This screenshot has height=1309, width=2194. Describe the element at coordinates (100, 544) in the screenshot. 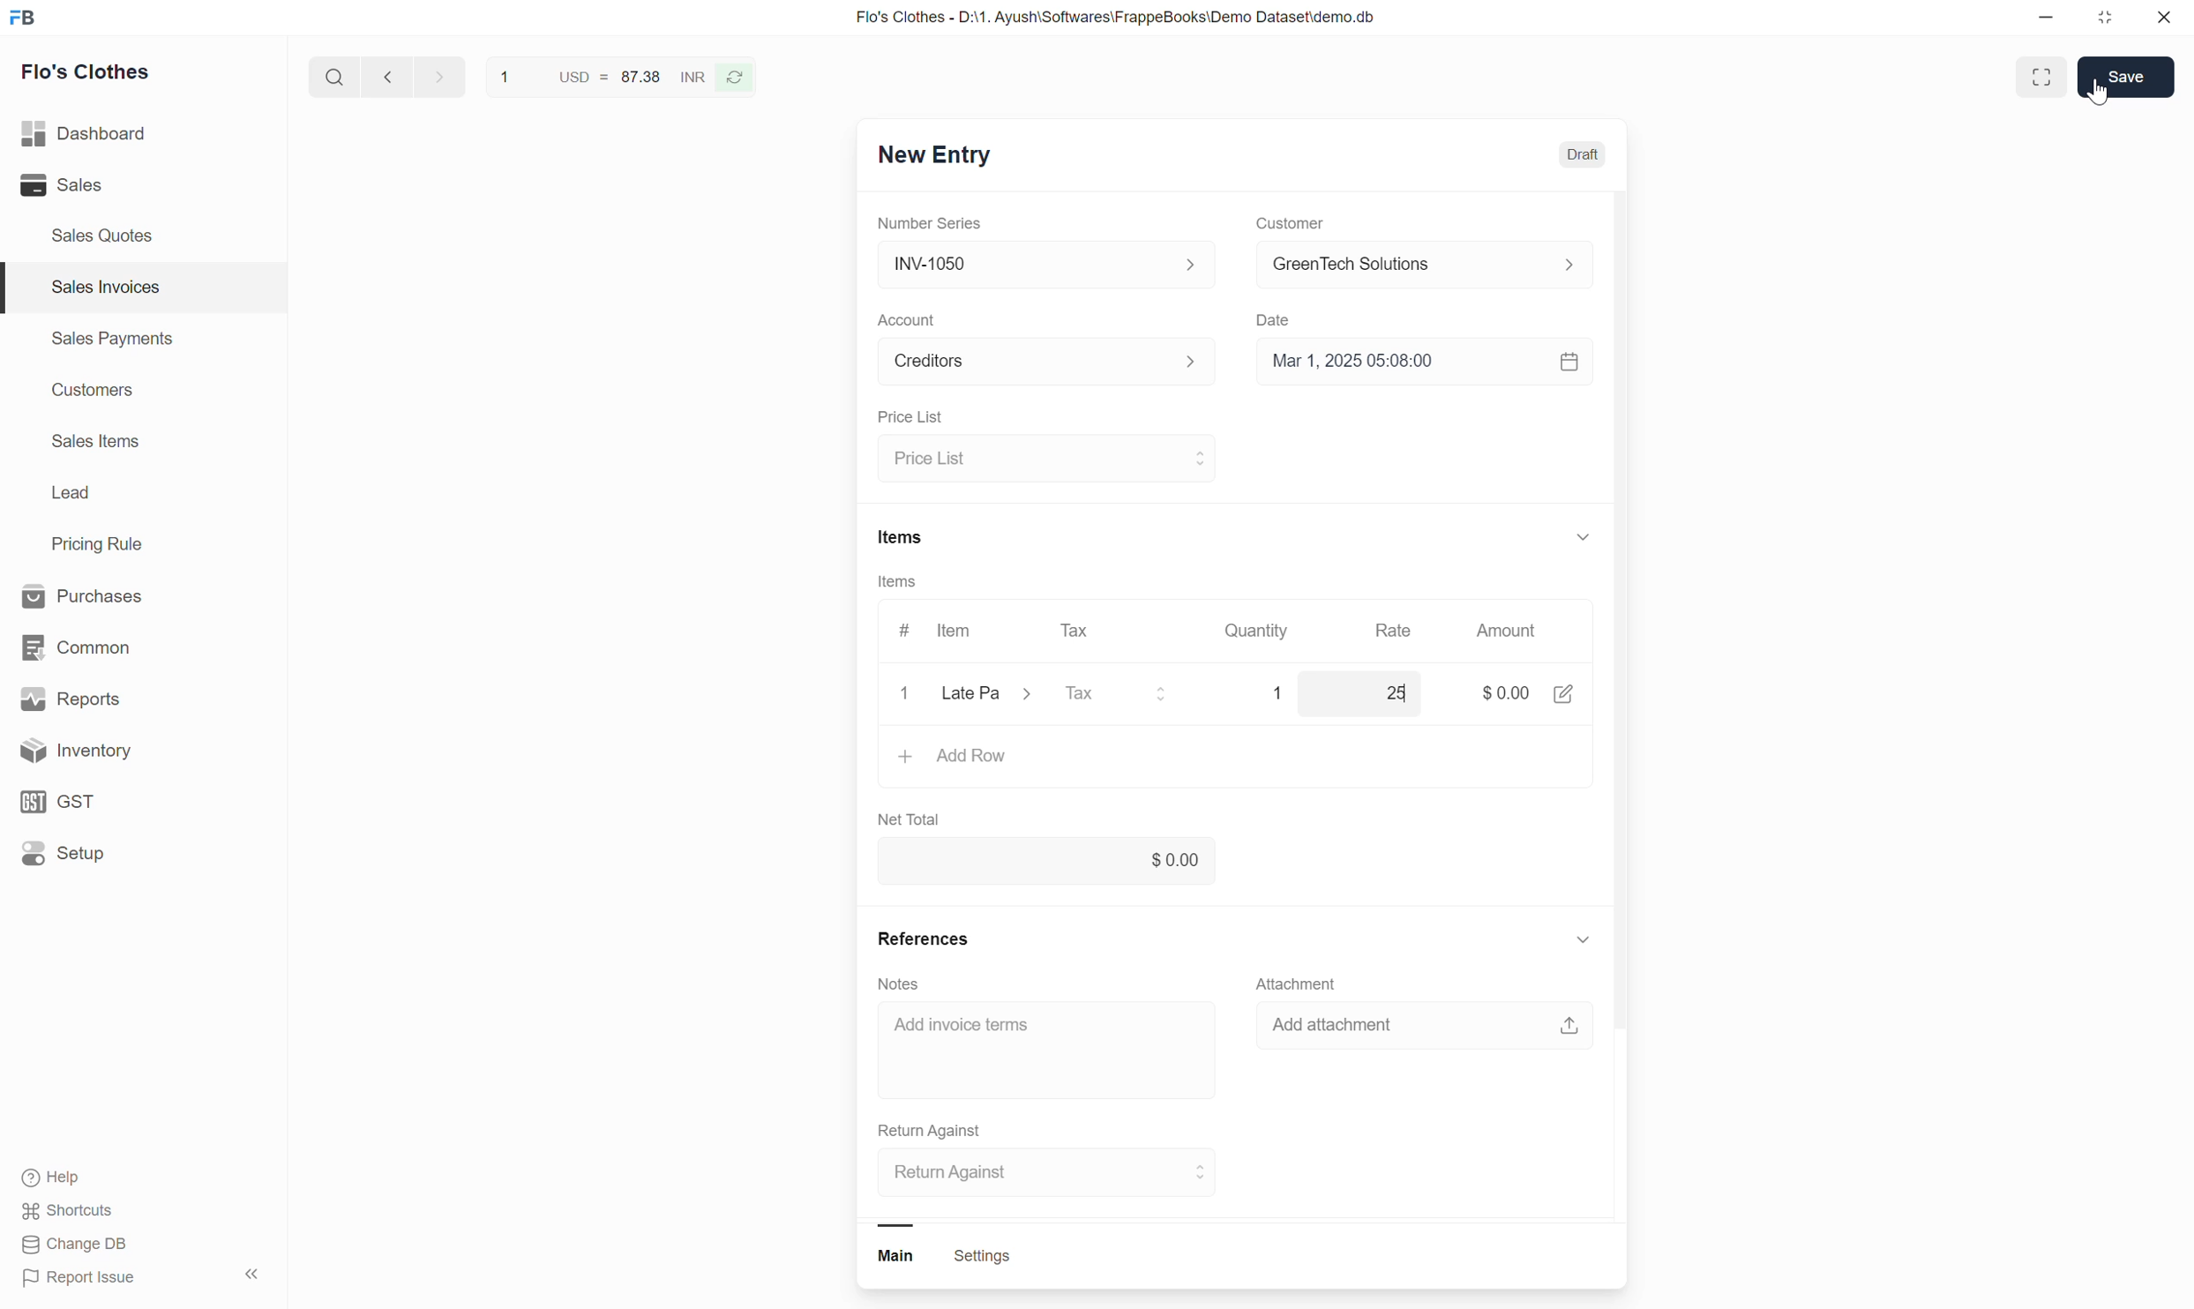

I see `Pricing Rule` at that location.